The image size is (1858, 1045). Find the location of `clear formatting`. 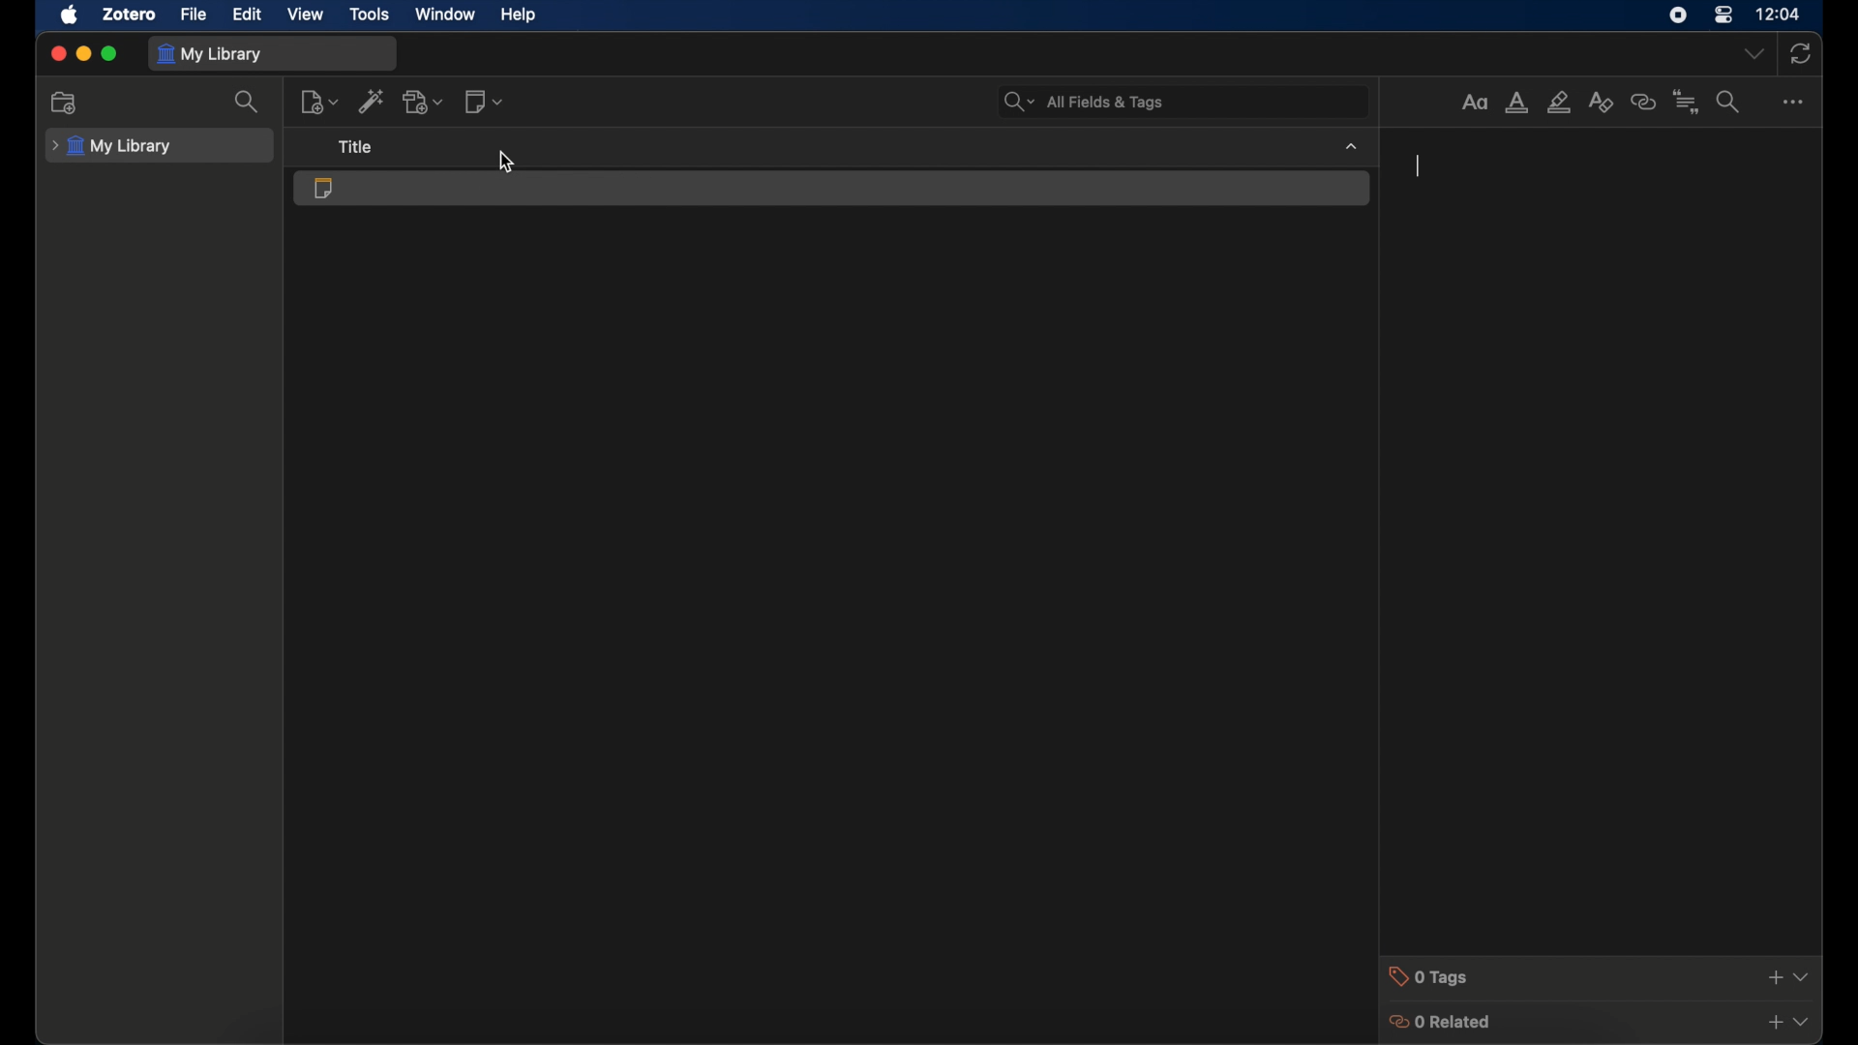

clear formatting is located at coordinates (1602, 103).